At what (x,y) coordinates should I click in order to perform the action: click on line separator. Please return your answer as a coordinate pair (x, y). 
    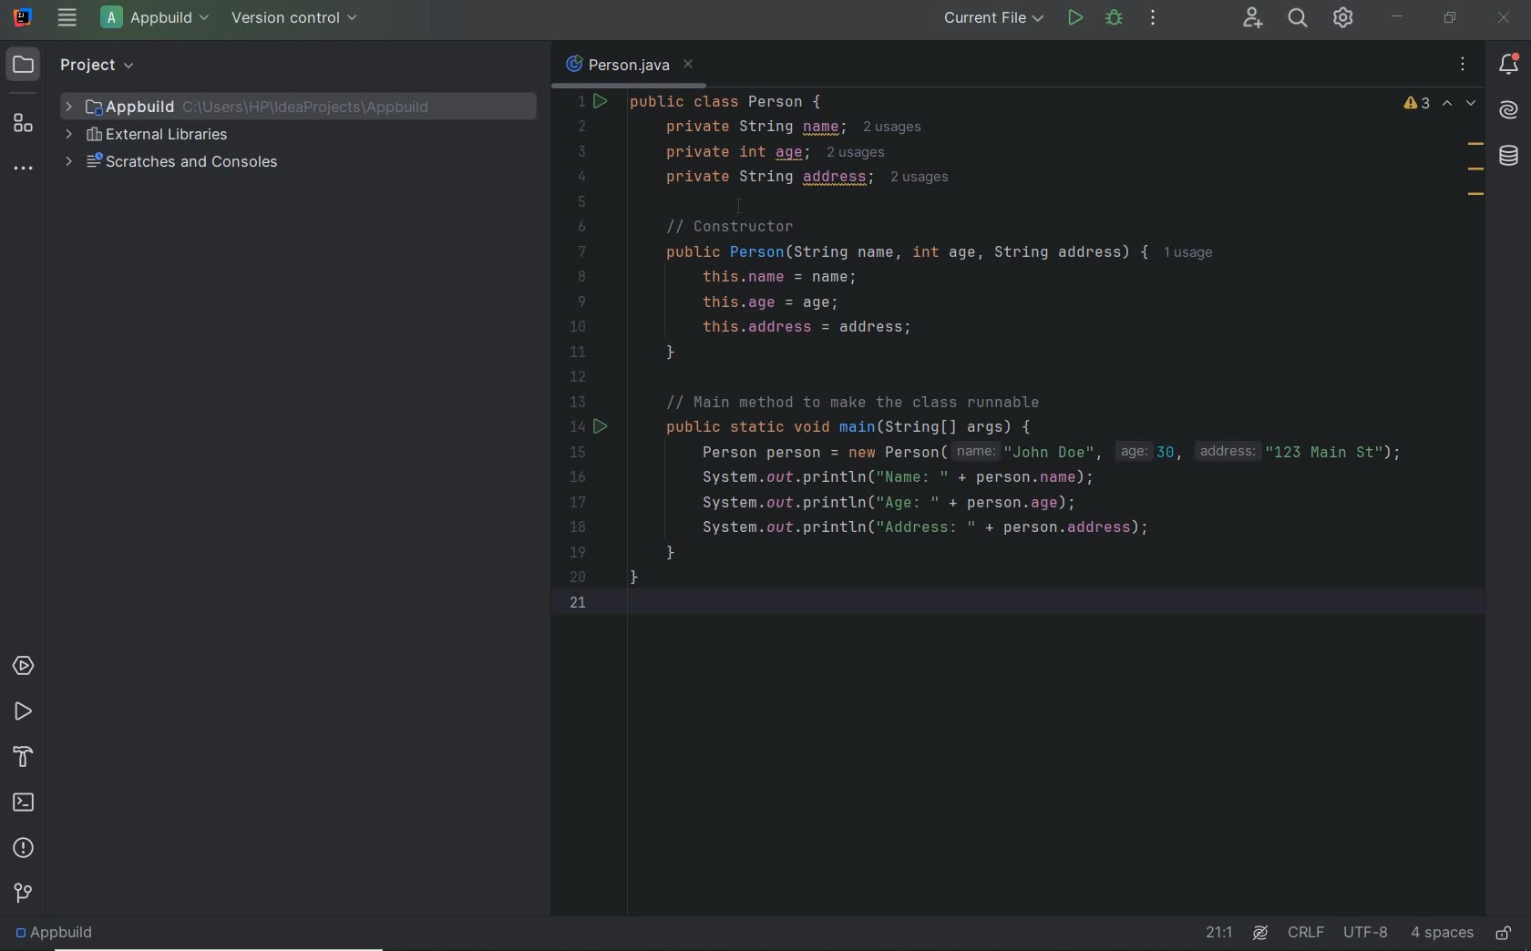
    Looking at the image, I should click on (1306, 934).